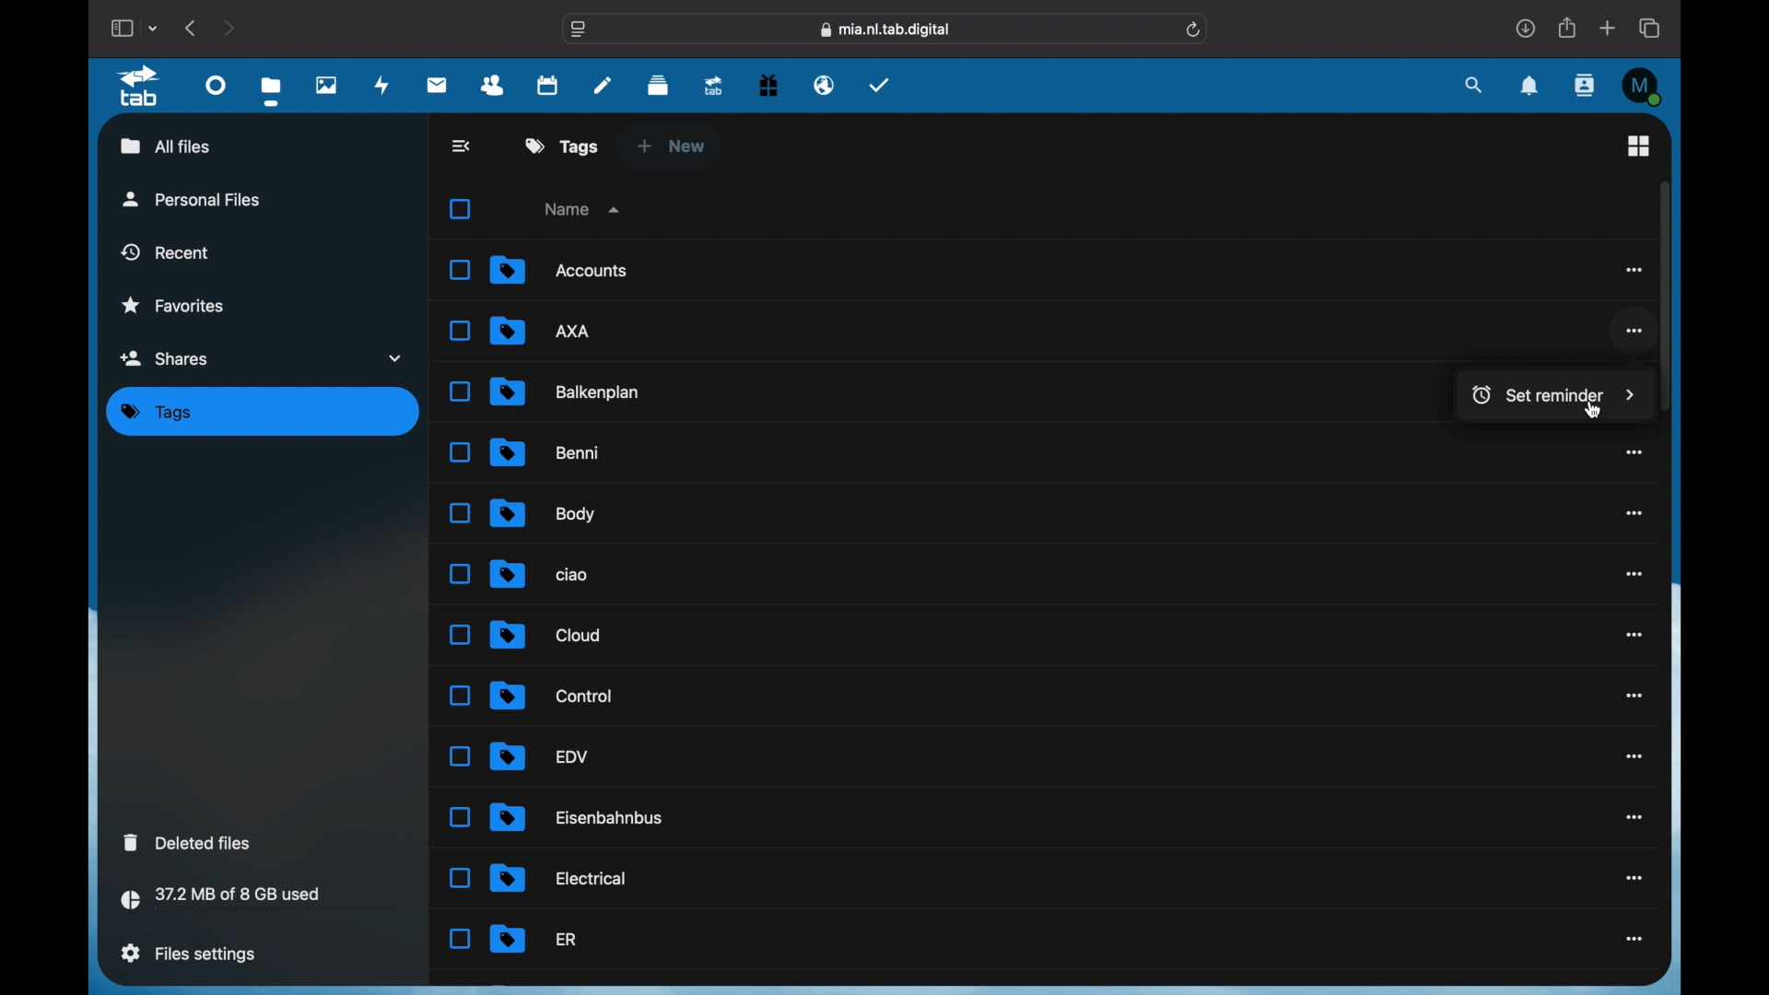  Describe the element at coordinates (264, 357) in the screenshot. I see `shares` at that location.